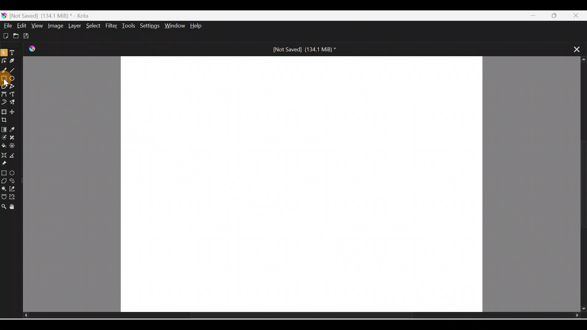 This screenshot has width=587, height=330. Describe the element at coordinates (28, 35) in the screenshot. I see `Save` at that location.